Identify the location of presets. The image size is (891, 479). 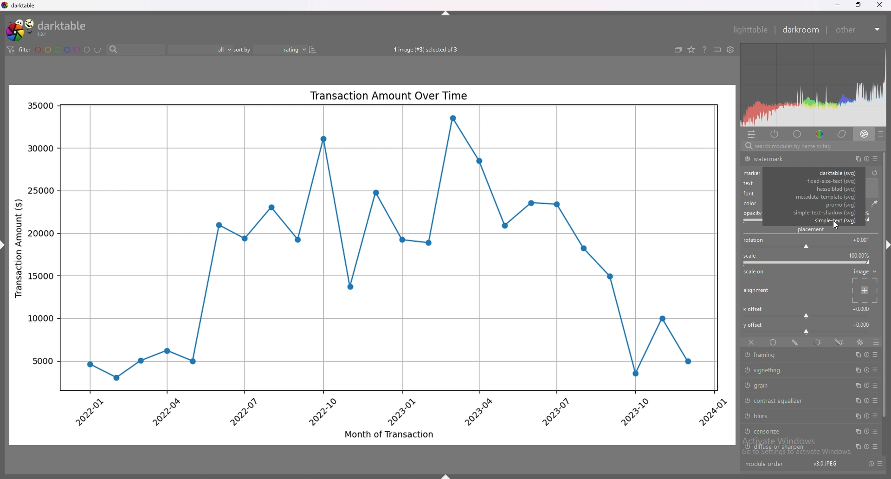
(876, 401).